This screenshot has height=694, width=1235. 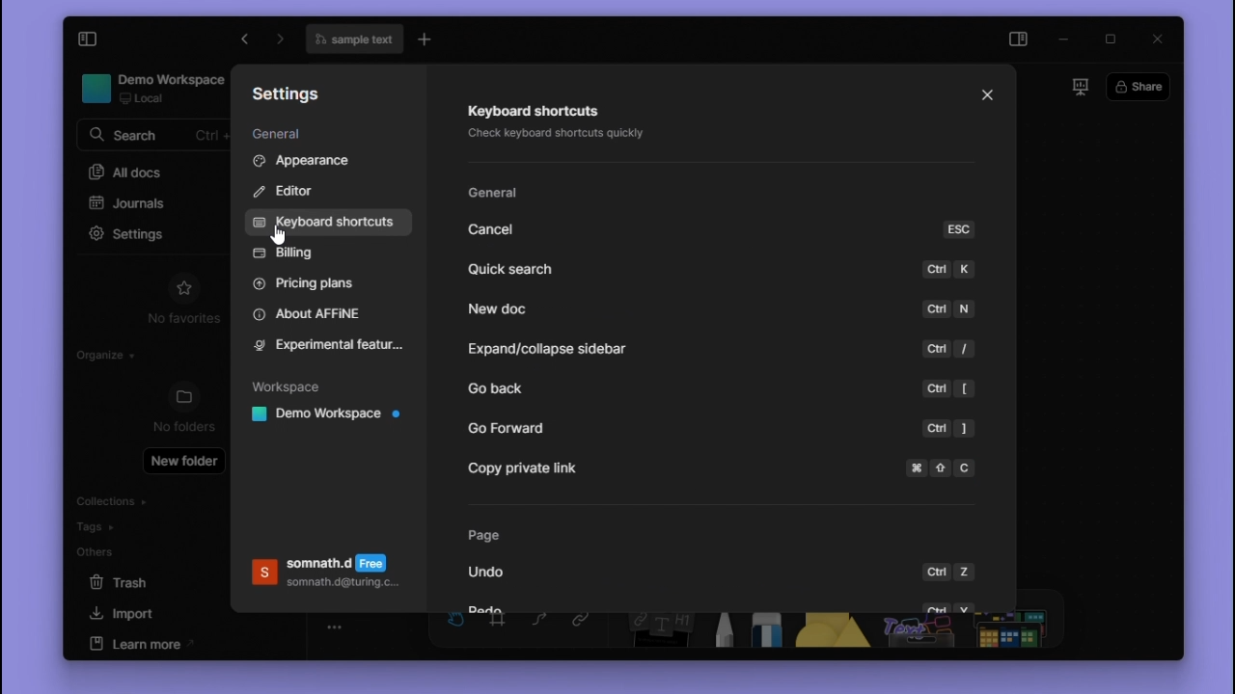 I want to click on Workspace, so click(x=294, y=385).